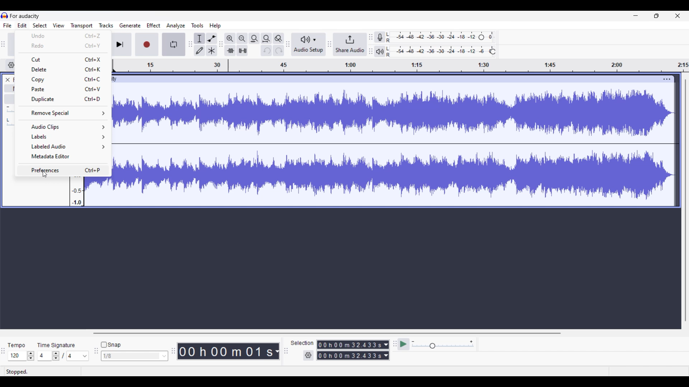 The height and width of the screenshot is (387, 689). Describe the element at coordinates (657, 16) in the screenshot. I see `Show in smaller tab` at that location.